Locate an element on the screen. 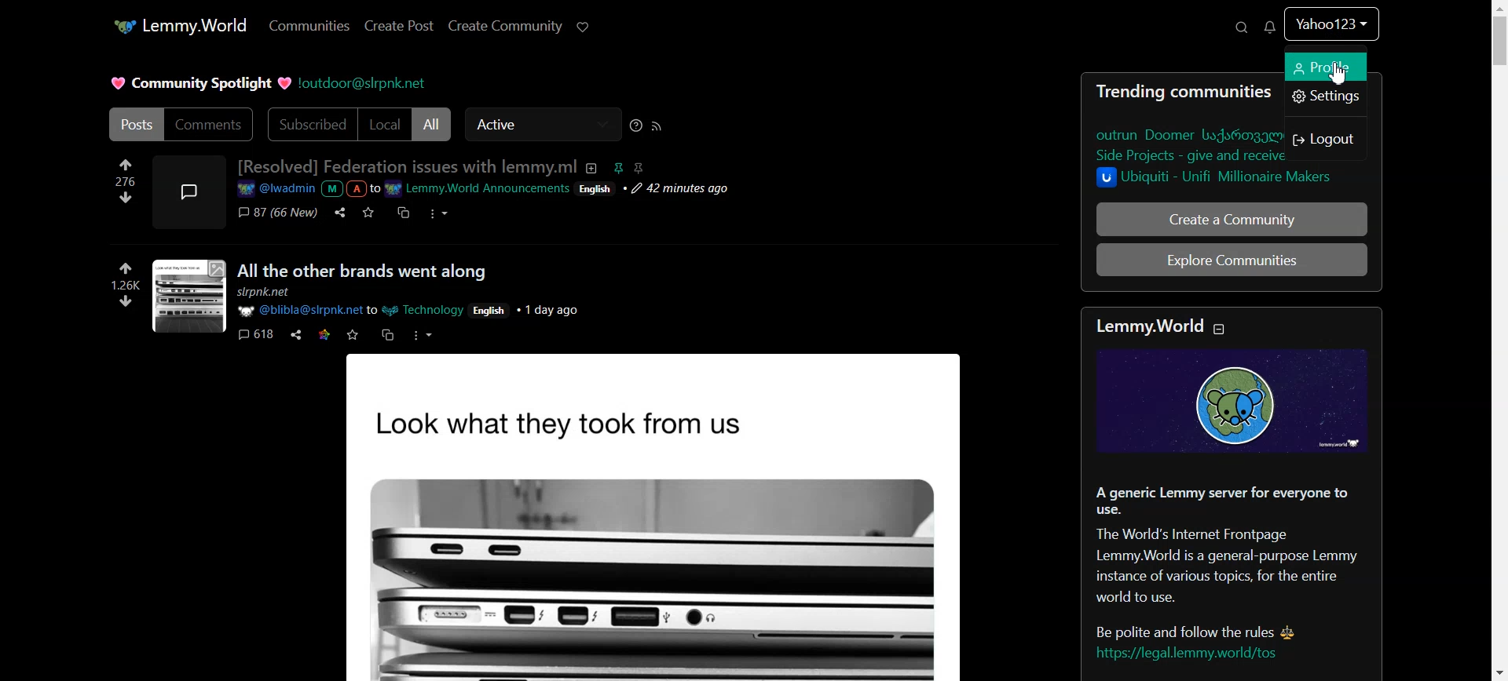 This screenshot has height=681, width=1508. English 42 minutes ago is located at coordinates (657, 191).